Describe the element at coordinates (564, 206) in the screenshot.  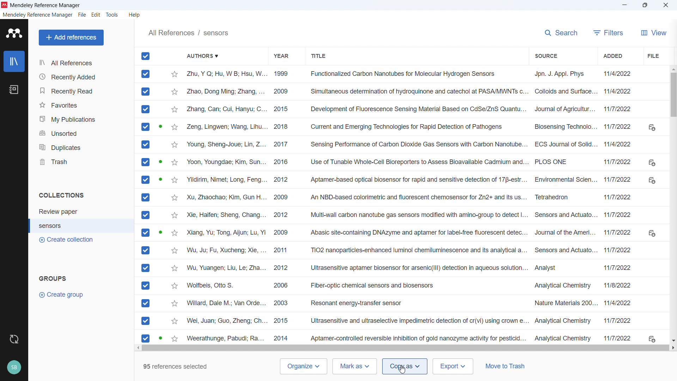
I see `Source of individual entries ` at that location.